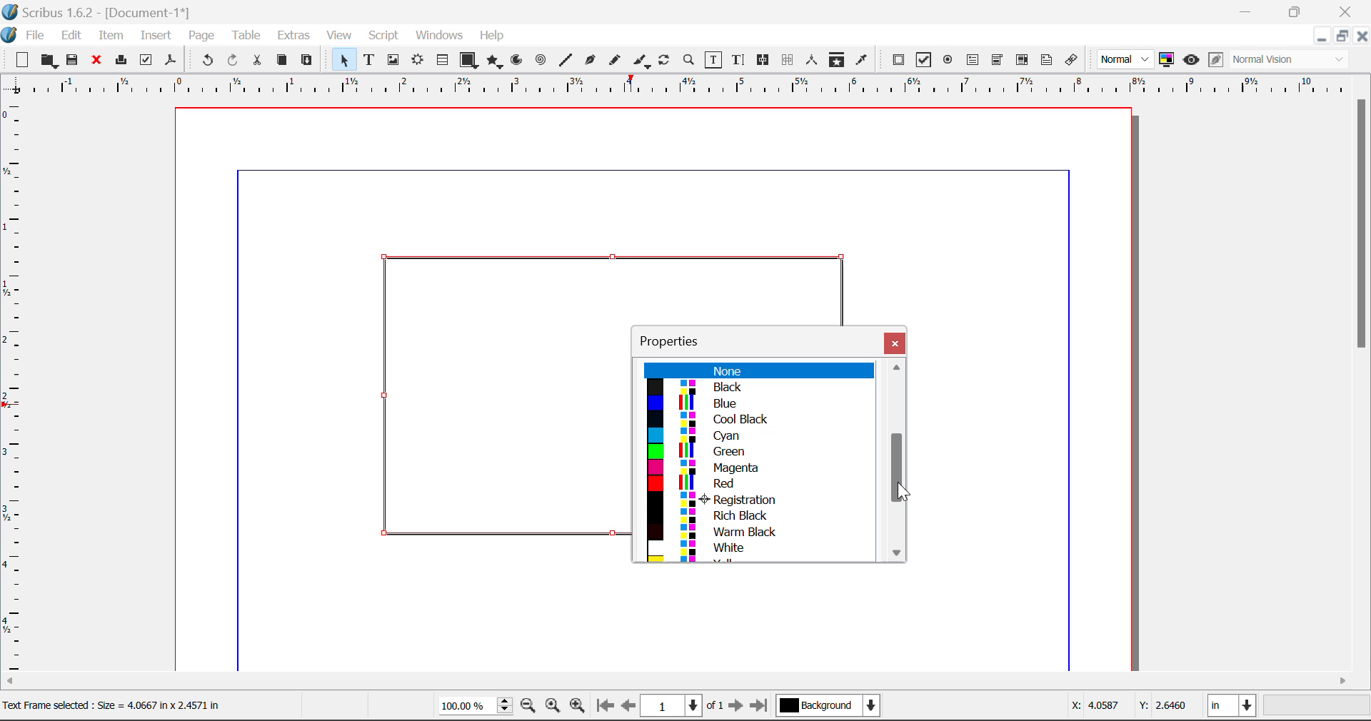  What do you see at coordinates (757, 388) in the screenshot?
I see `Black` at bounding box center [757, 388].